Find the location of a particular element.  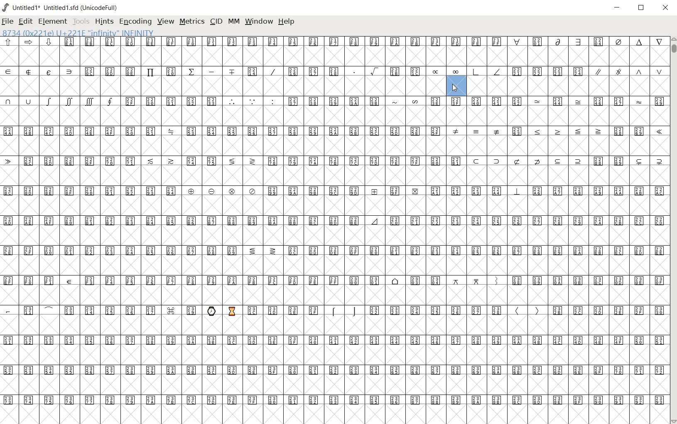

symbol is located at coordinates (640, 101).